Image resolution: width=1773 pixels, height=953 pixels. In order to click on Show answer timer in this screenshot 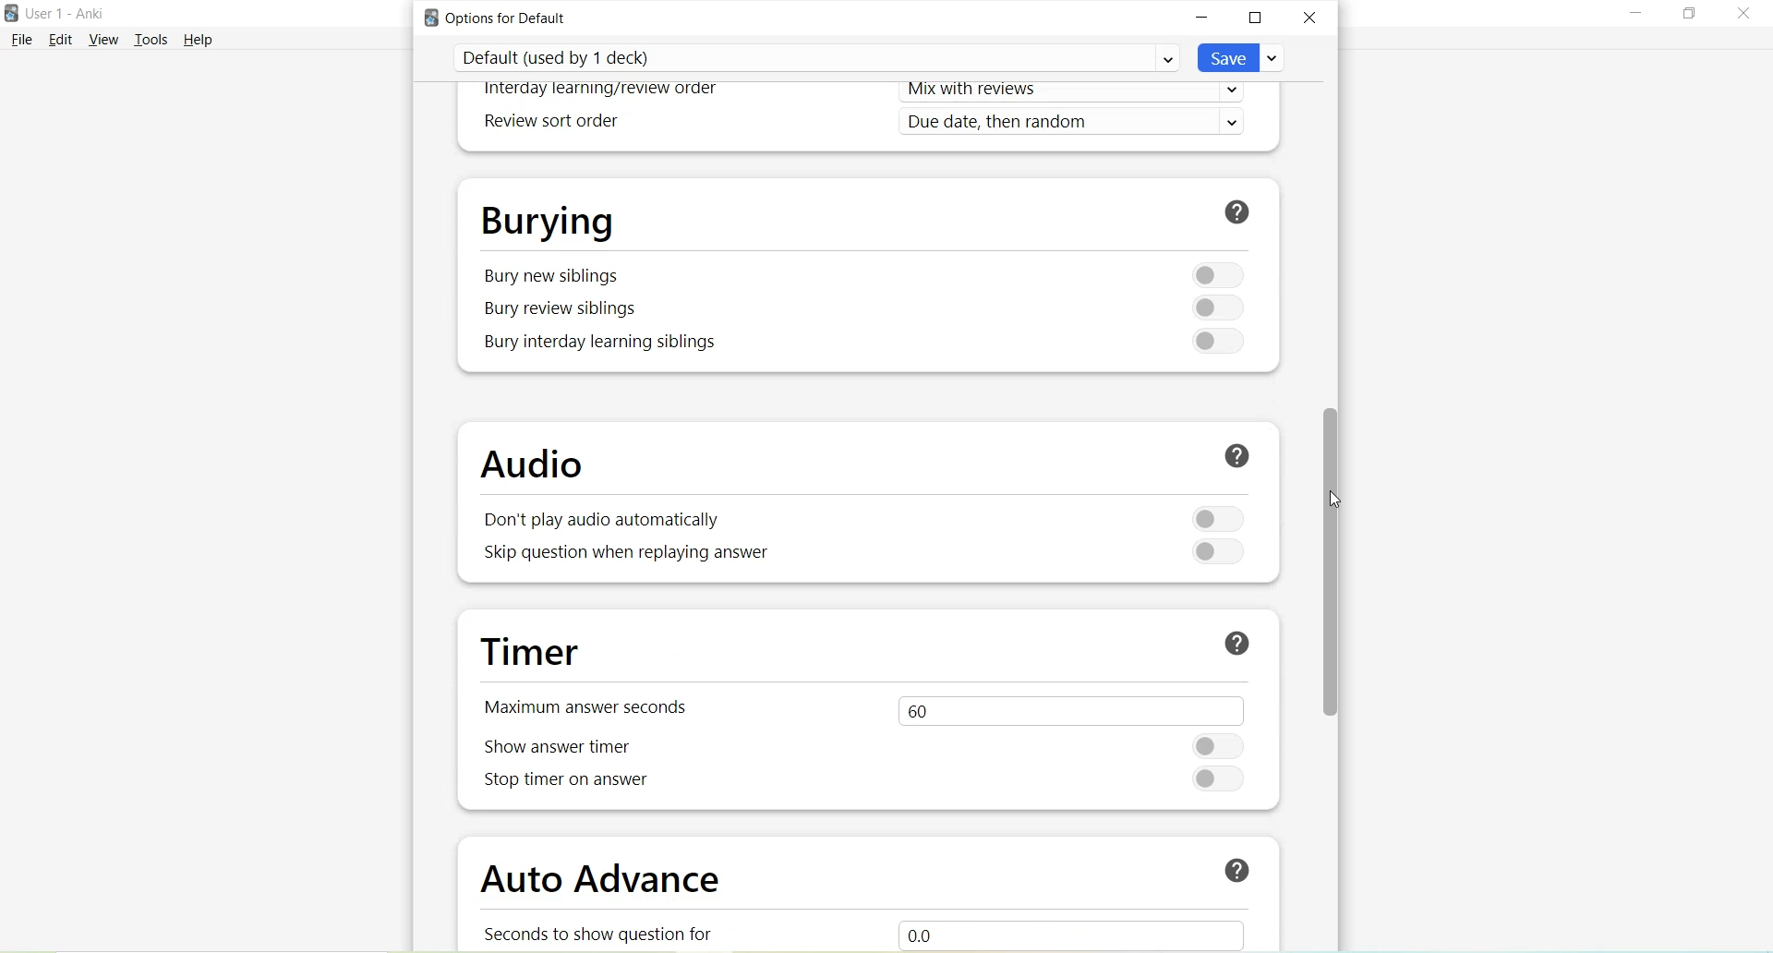, I will do `click(565, 747)`.